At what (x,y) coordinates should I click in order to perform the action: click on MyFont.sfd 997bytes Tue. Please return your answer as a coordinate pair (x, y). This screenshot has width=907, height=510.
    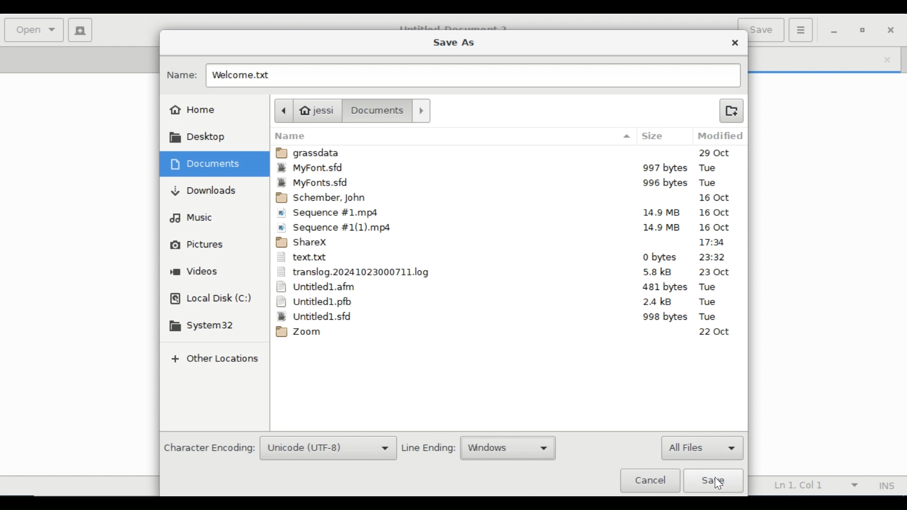
    Looking at the image, I should click on (509, 169).